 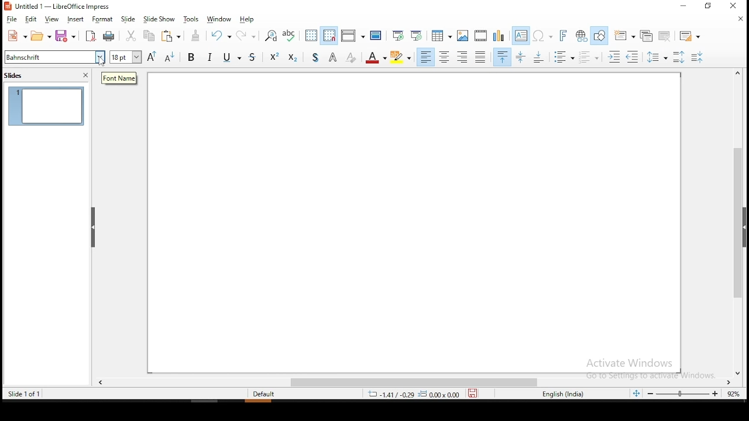 I want to click on decrease paragraph spacing, so click(x=590, y=57).